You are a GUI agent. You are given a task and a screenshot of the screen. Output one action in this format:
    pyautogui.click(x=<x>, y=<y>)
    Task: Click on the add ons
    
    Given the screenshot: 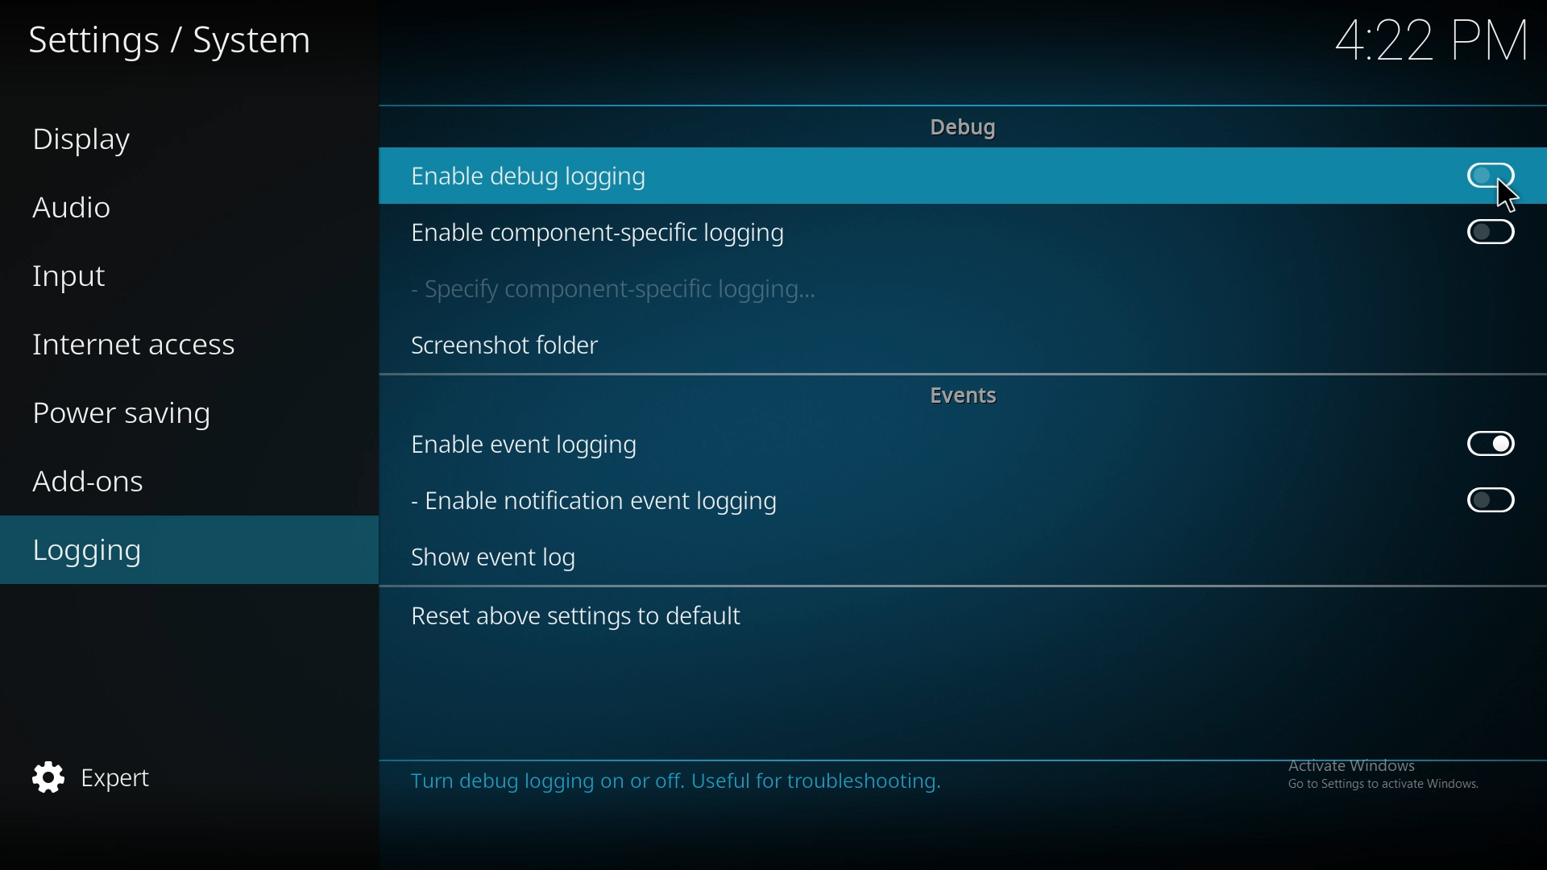 What is the action you would take?
    pyautogui.click(x=170, y=480)
    